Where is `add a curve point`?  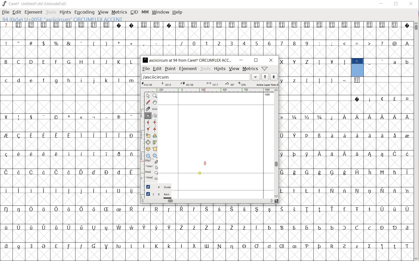 add a curve point is located at coordinates (148, 123).